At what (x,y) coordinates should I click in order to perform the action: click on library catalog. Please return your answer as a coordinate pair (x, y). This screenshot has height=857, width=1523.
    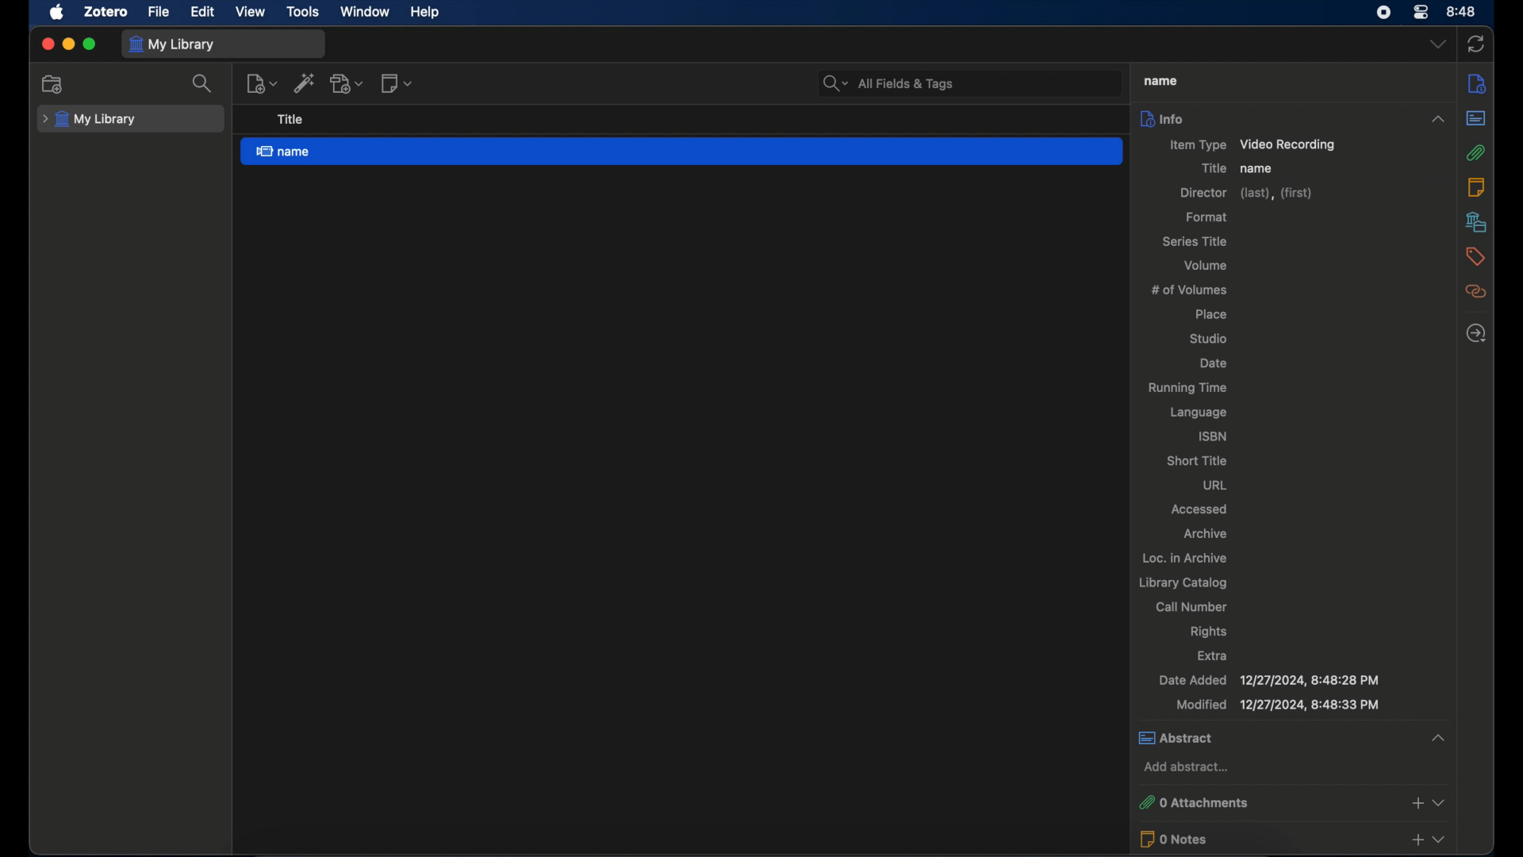
    Looking at the image, I should click on (1186, 583).